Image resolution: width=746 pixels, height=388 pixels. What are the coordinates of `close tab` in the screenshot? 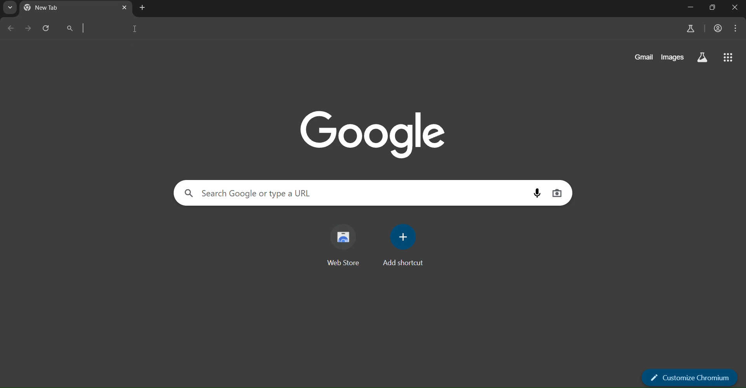 It's located at (124, 7).